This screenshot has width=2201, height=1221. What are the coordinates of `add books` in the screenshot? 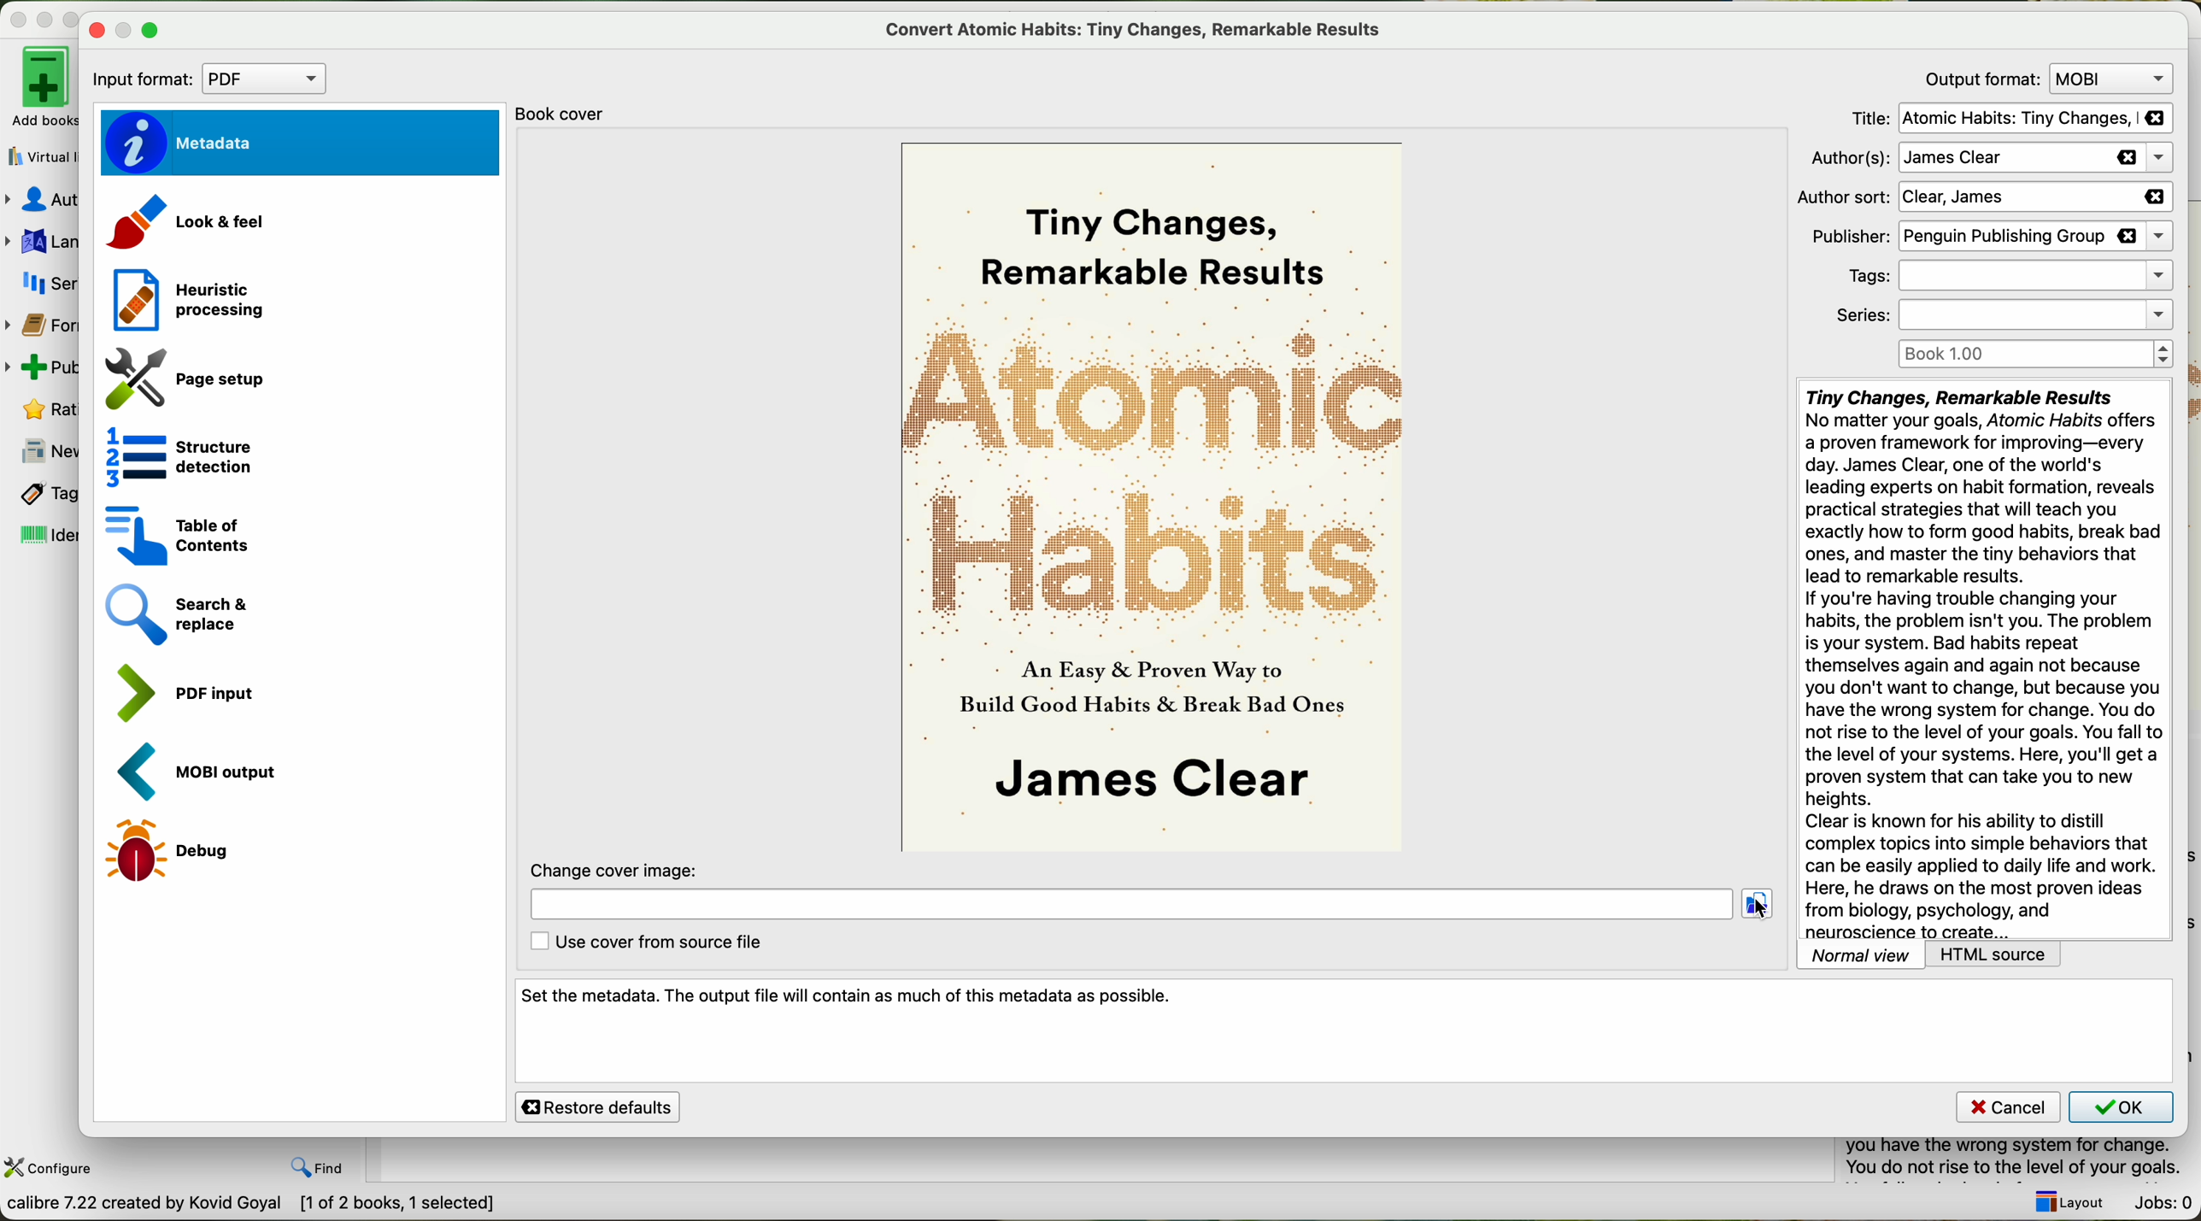 It's located at (38, 86).